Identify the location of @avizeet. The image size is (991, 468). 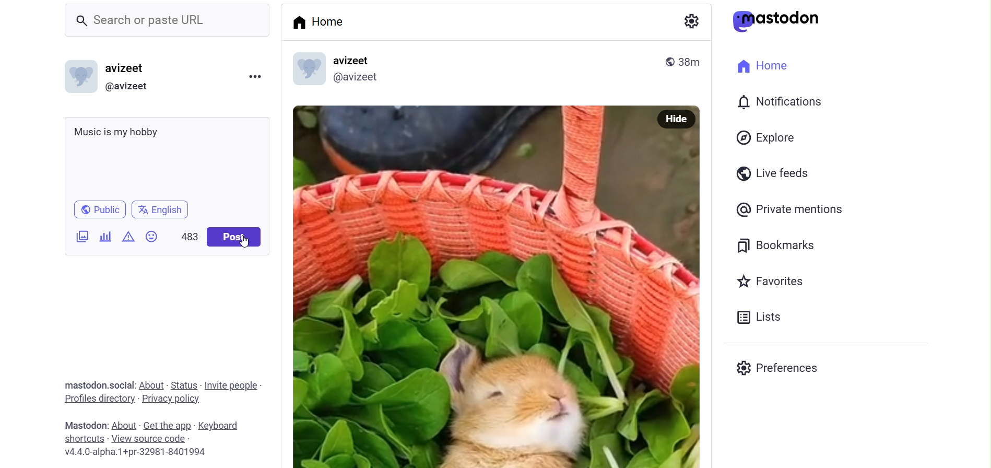
(360, 78).